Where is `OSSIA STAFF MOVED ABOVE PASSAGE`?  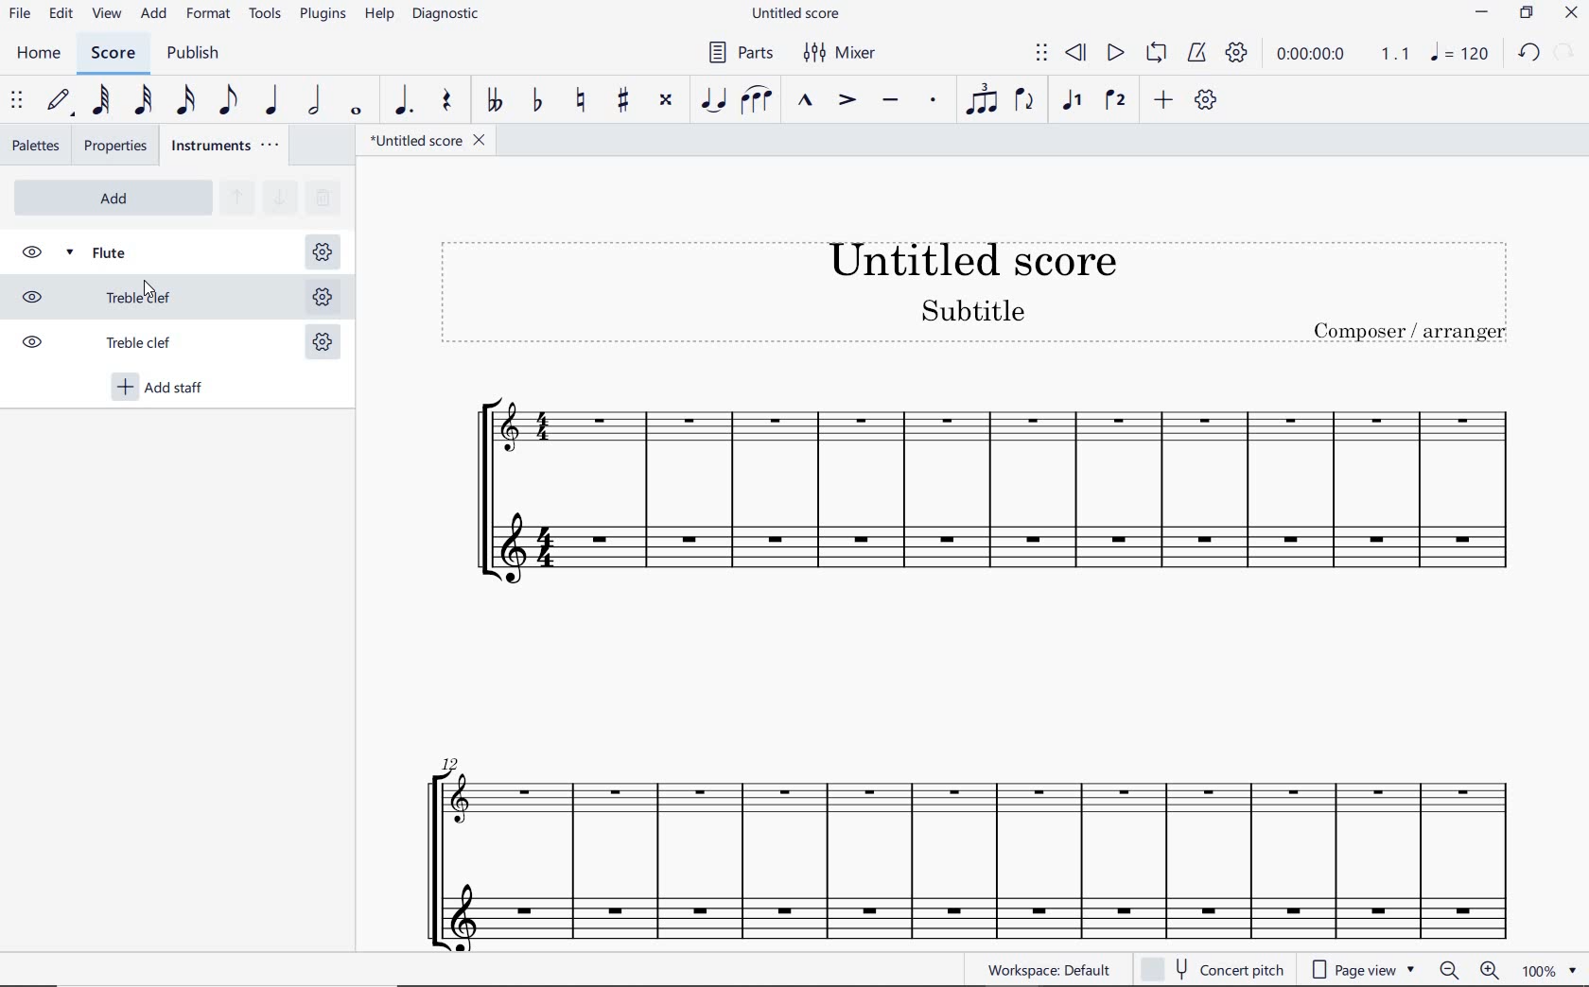
OSSIA STAFF MOVED ABOVE PASSAGE is located at coordinates (993, 423).